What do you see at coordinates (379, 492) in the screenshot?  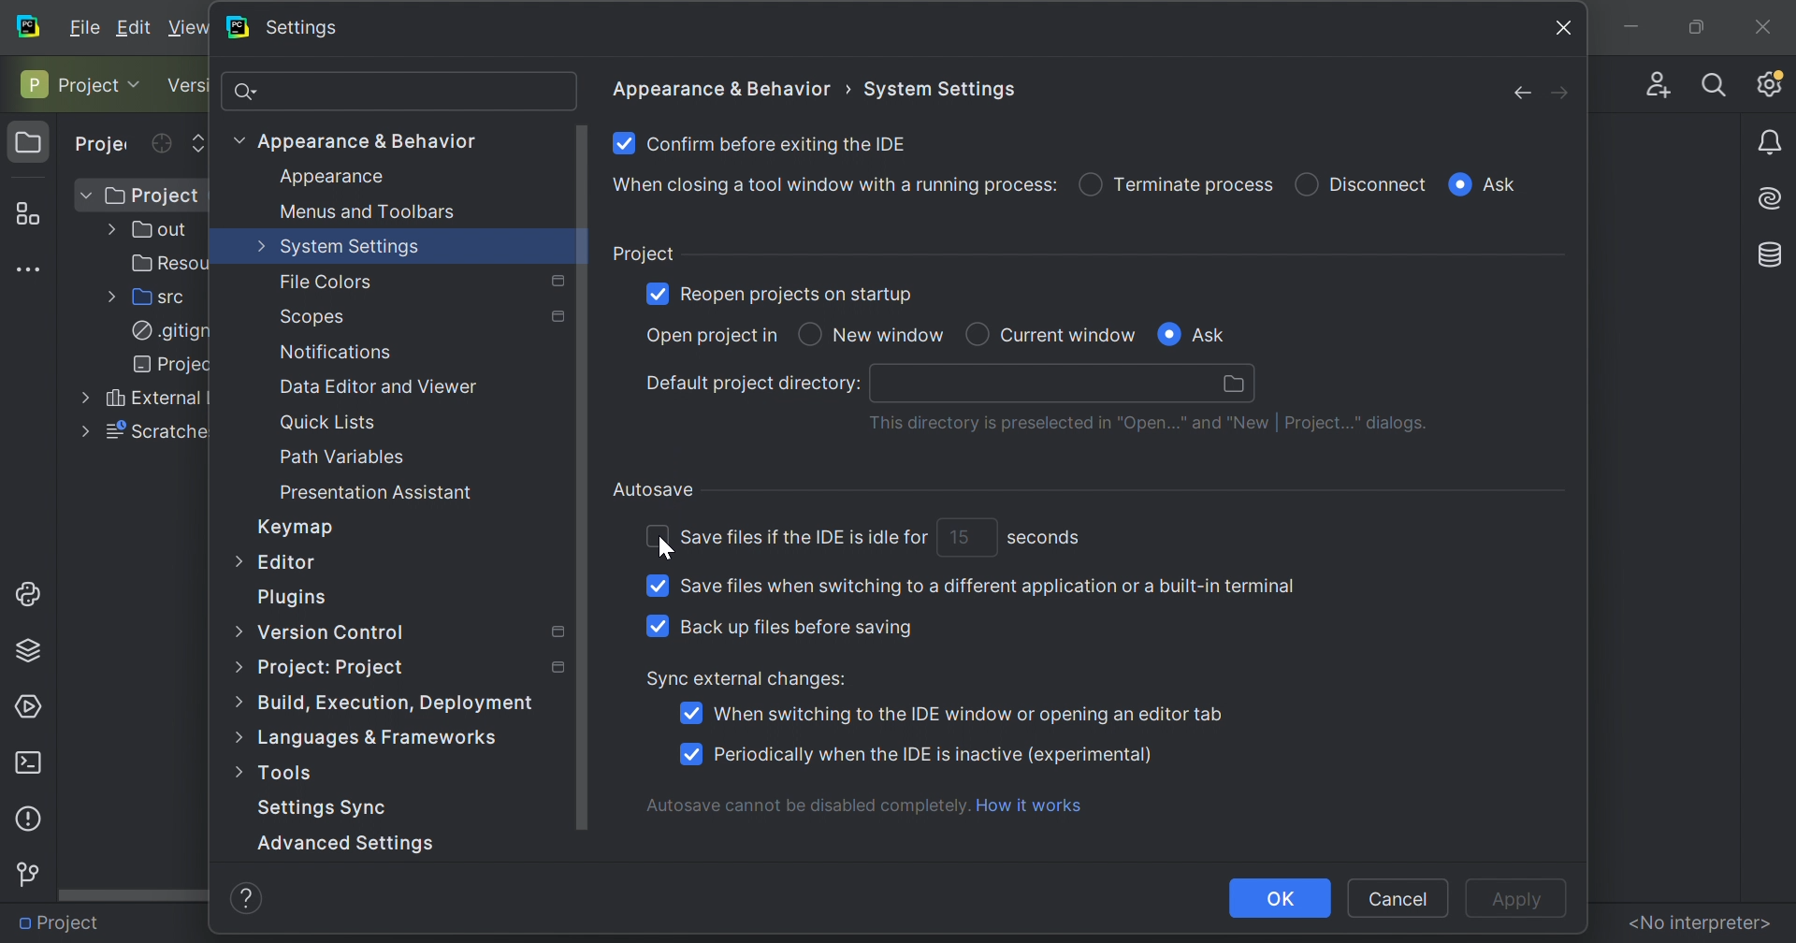 I see `Presentation Assistant` at bounding box center [379, 492].